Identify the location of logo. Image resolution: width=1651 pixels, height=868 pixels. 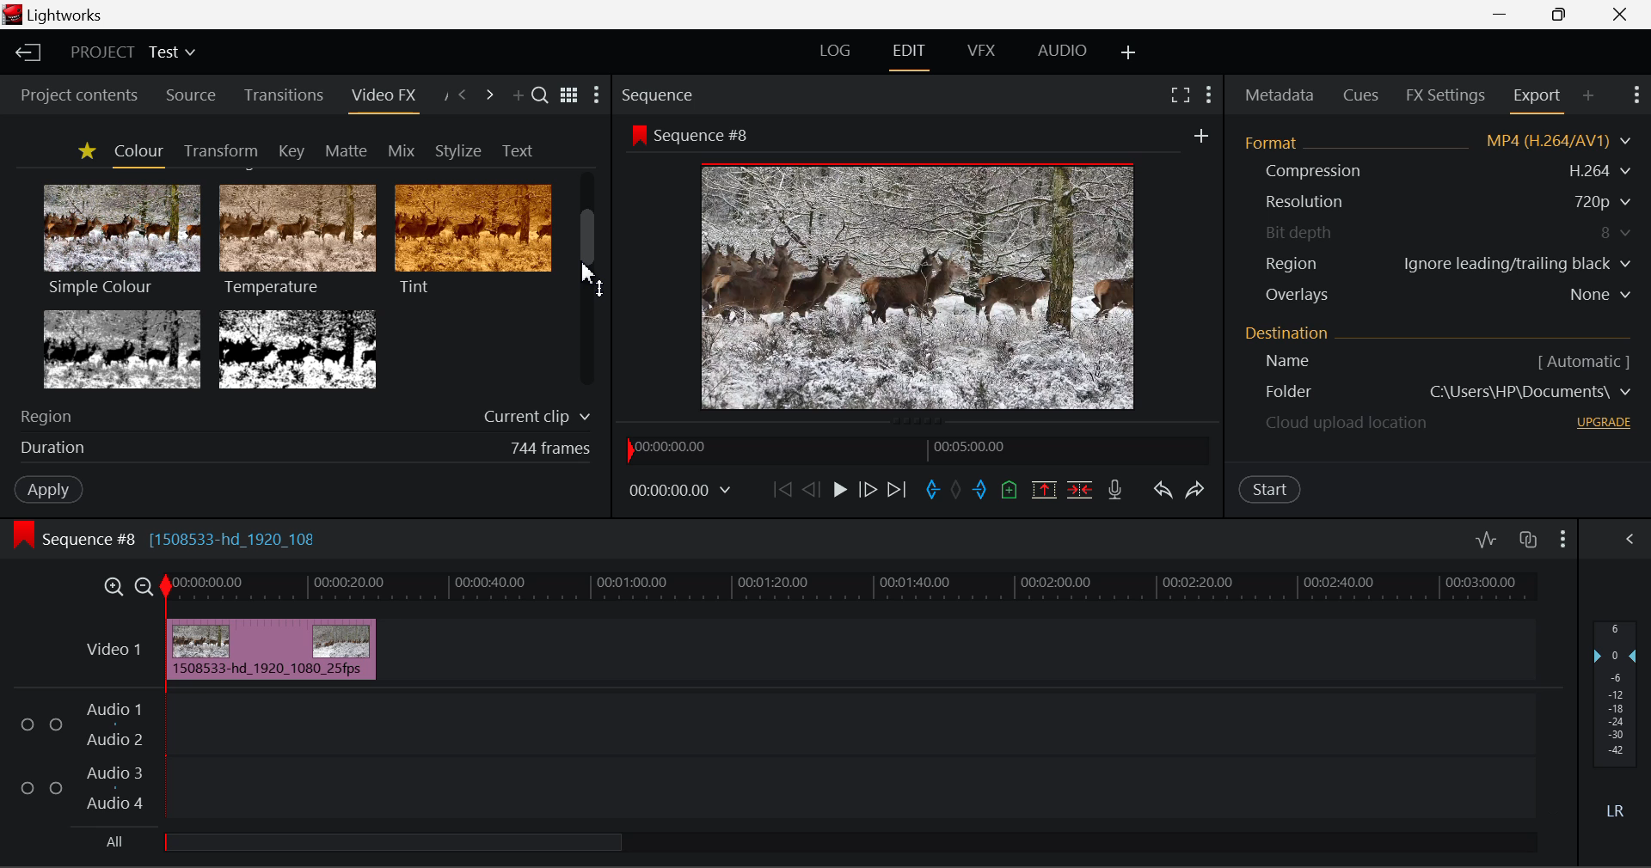
(12, 15).